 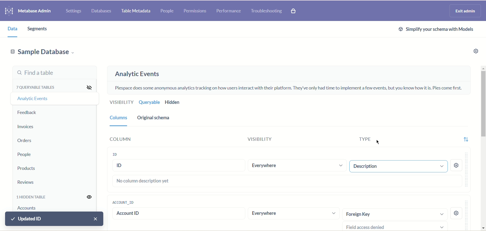 What do you see at coordinates (11, 29) in the screenshot?
I see `data` at bounding box center [11, 29].